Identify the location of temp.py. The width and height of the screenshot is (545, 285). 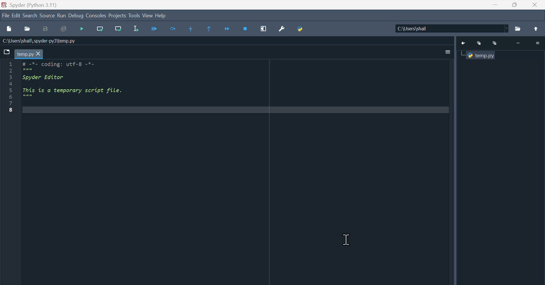
(29, 54).